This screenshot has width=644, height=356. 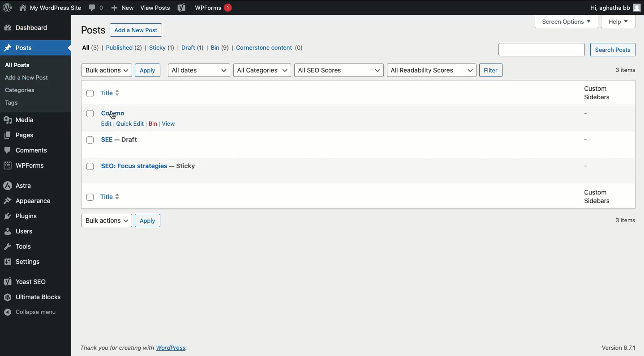 I want to click on Yoast, so click(x=26, y=282).